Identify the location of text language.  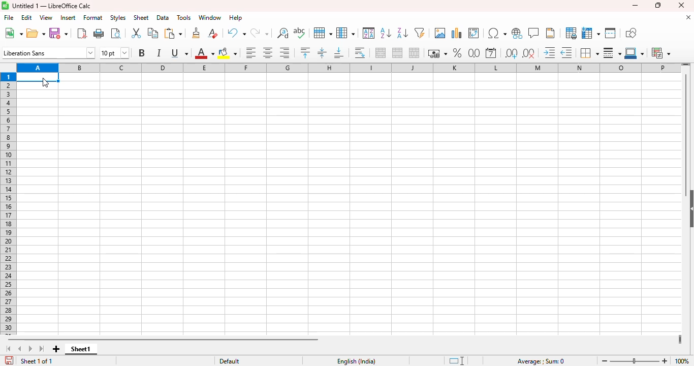
(356, 361).